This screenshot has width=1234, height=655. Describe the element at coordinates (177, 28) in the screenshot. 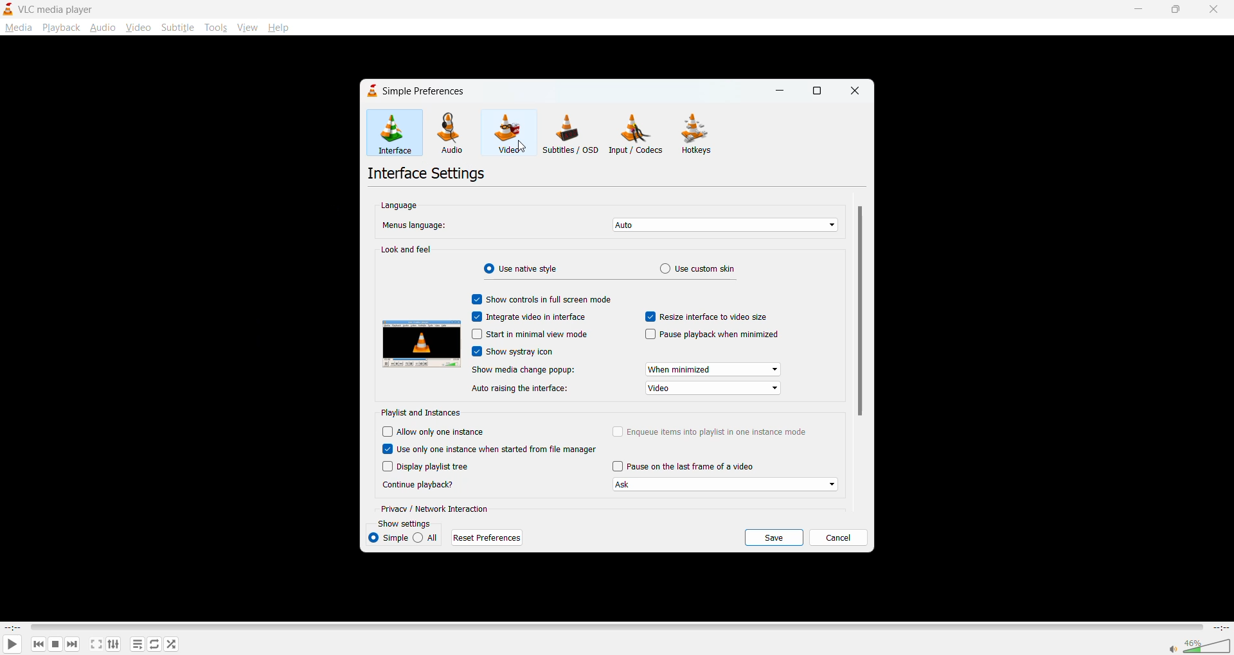

I see `subtitle` at that location.